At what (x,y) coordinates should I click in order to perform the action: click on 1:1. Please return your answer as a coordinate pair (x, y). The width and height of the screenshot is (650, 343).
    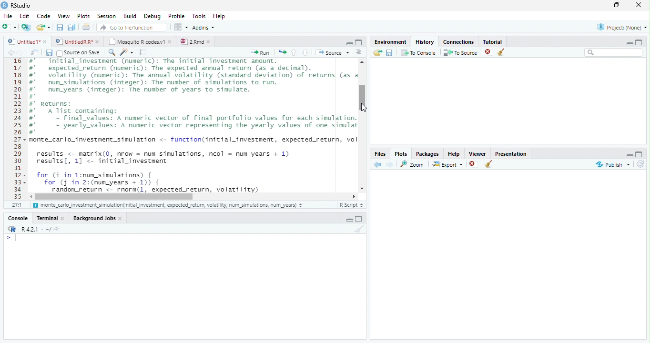
    Looking at the image, I should click on (16, 205).